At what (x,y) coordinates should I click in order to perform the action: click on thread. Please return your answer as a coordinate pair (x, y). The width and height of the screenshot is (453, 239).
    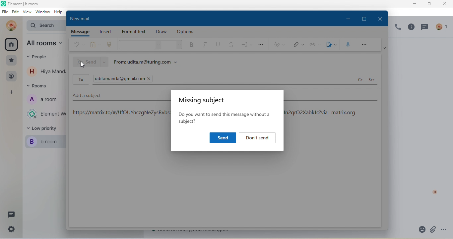
    Looking at the image, I should click on (11, 215).